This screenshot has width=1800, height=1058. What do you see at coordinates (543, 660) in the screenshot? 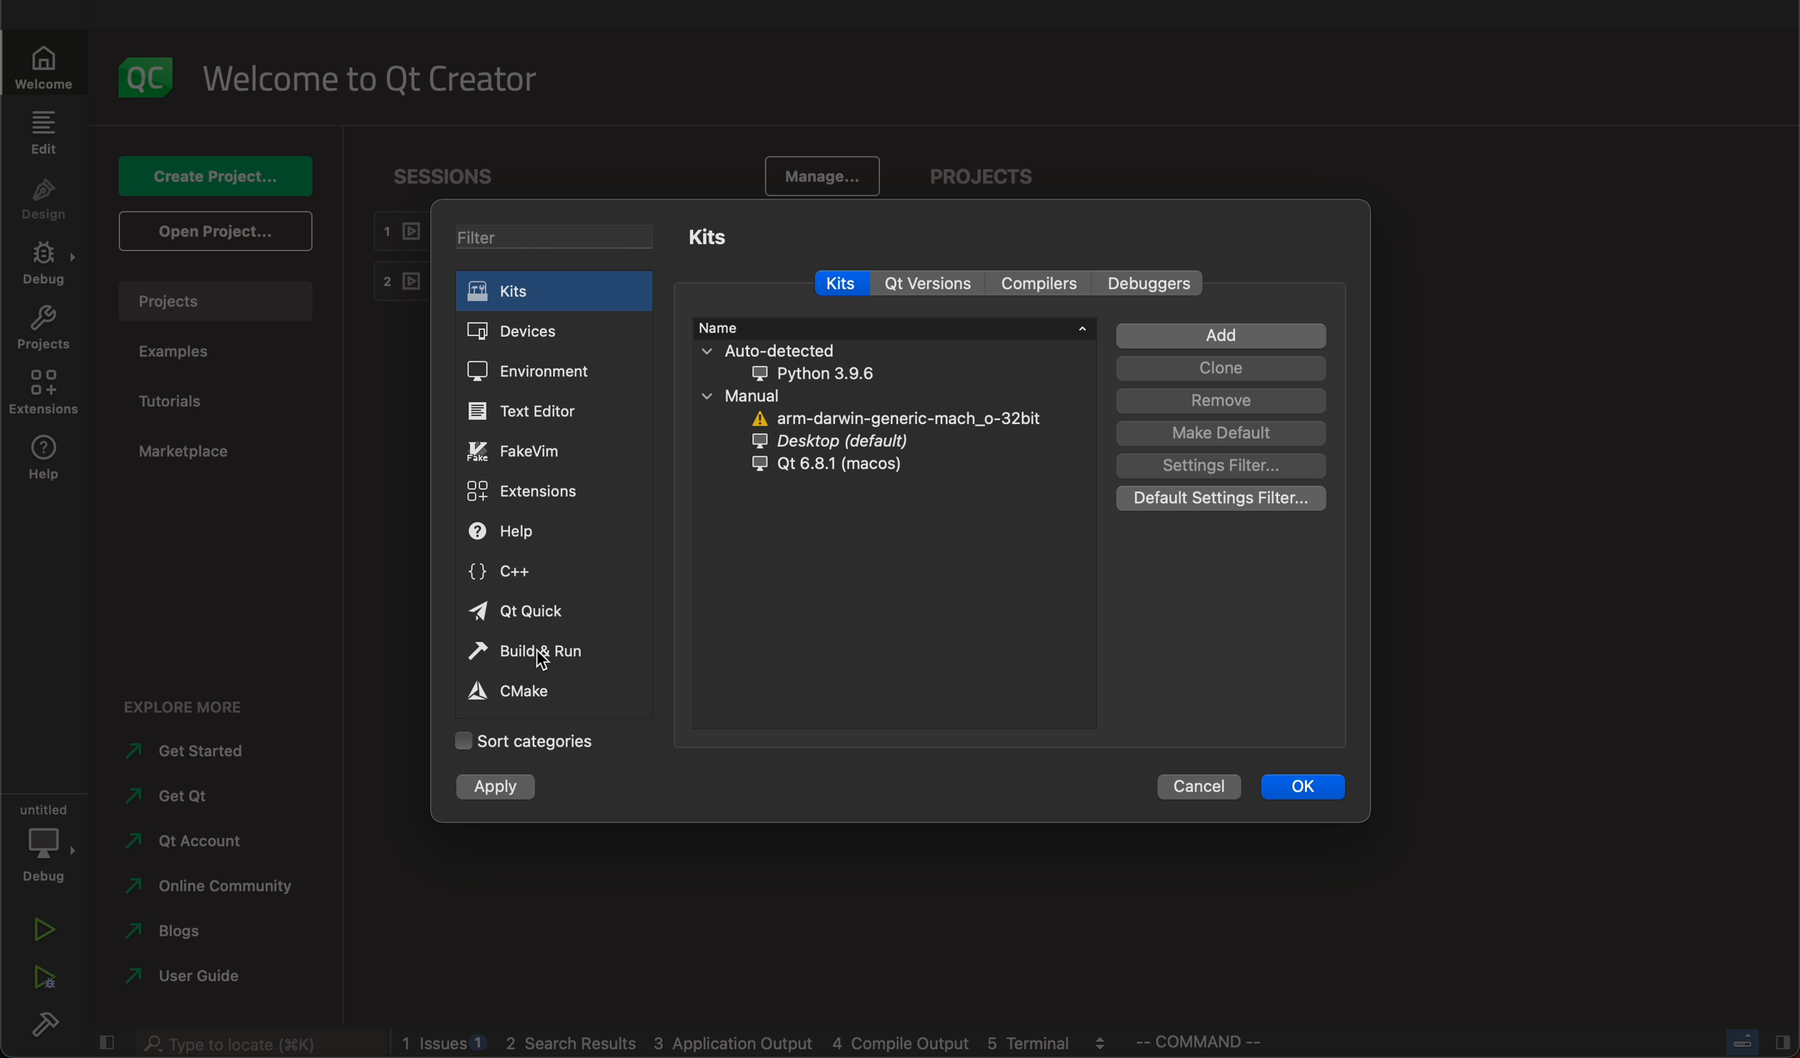
I see `cursor` at bounding box center [543, 660].